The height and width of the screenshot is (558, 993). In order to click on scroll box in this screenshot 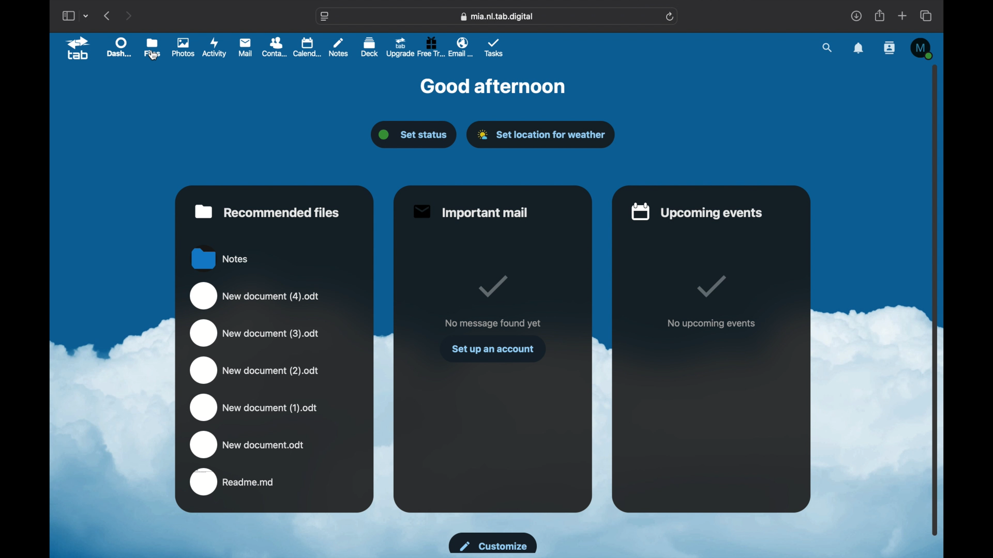, I will do `click(935, 301)`.